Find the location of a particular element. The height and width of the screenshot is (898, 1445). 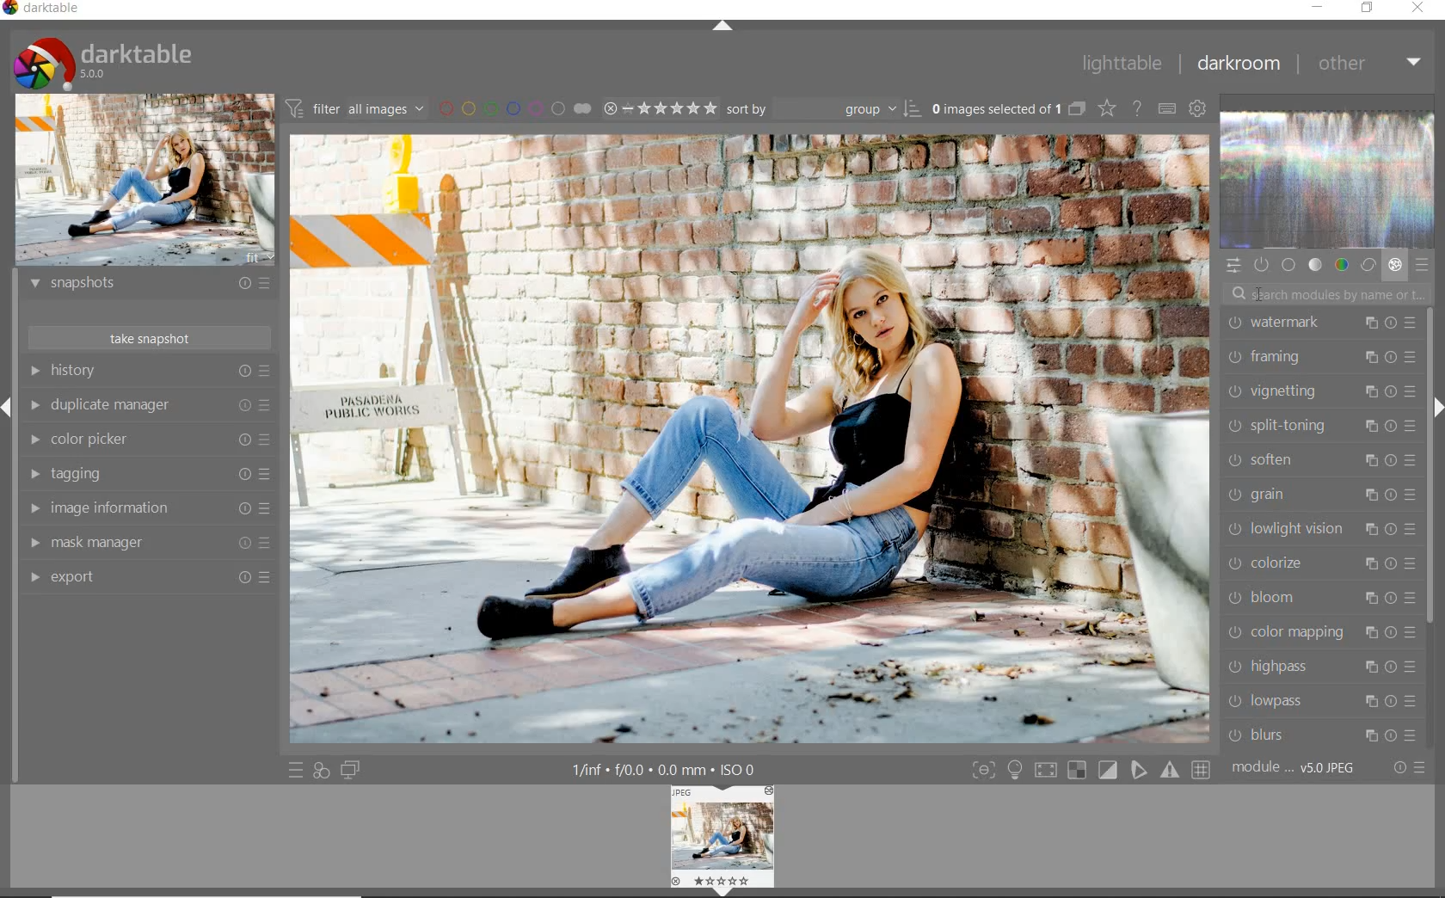

image information is located at coordinates (148, 508).